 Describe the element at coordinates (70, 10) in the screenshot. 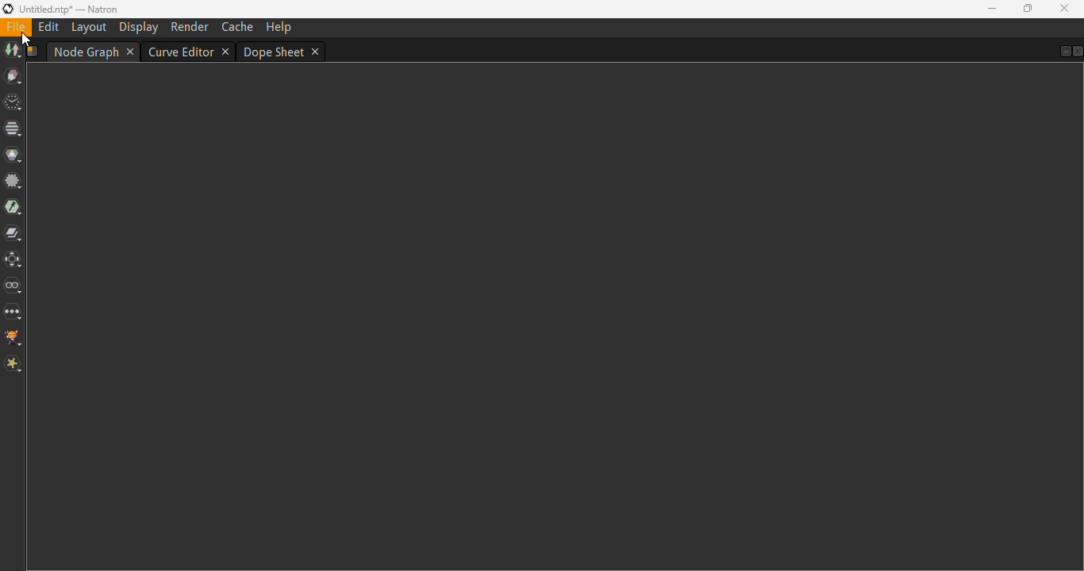

I see `title` at that location.